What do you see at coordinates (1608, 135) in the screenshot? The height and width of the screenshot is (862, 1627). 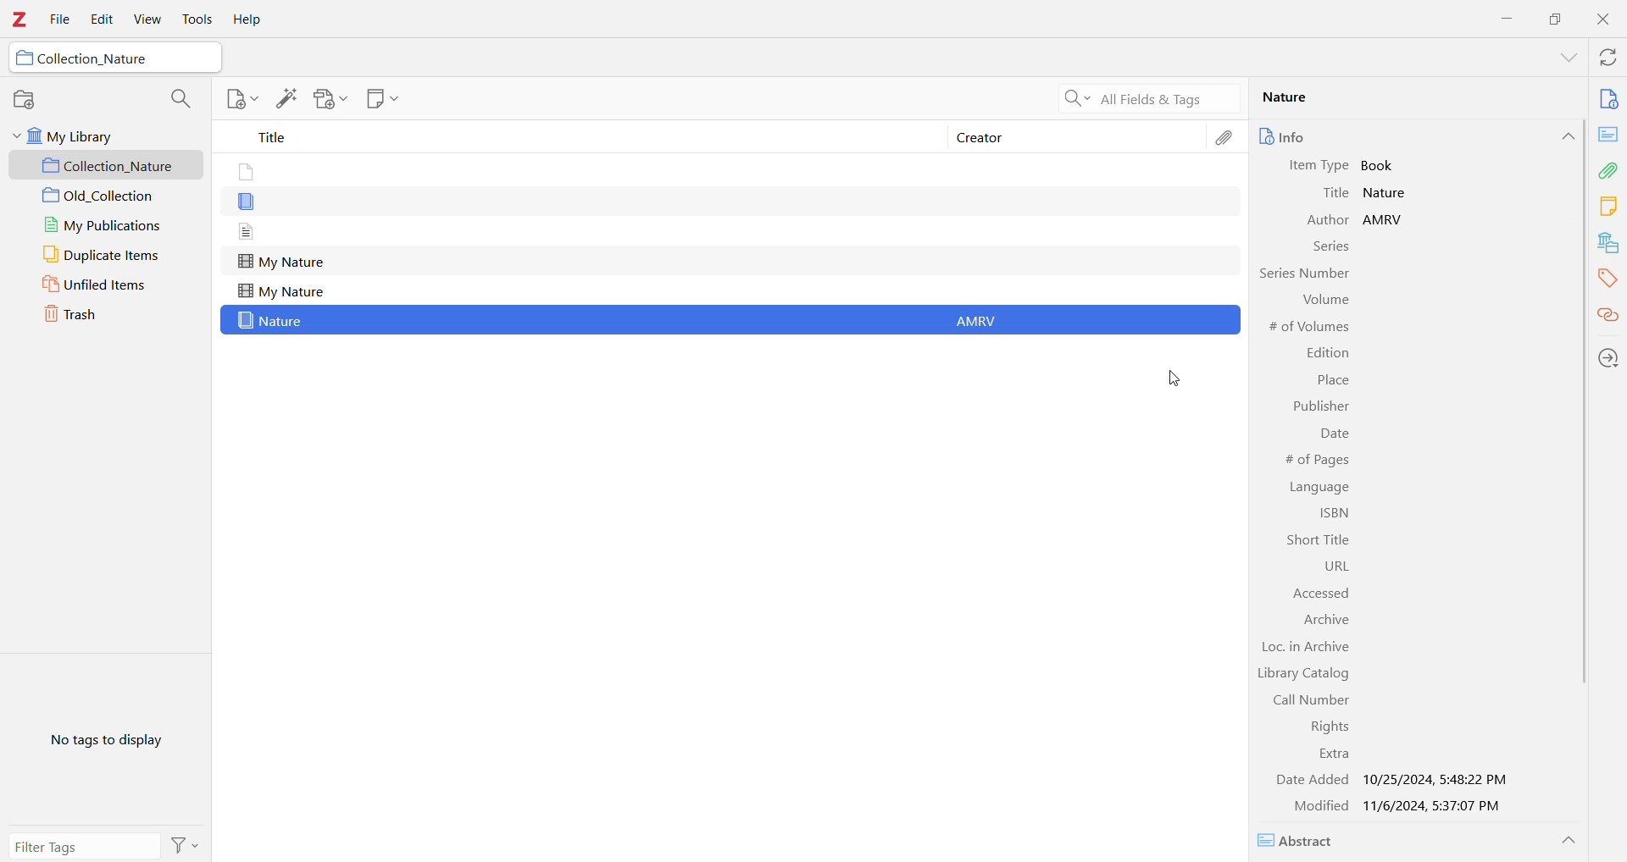 I see `Abstract` at bounding box center [1608, 135].